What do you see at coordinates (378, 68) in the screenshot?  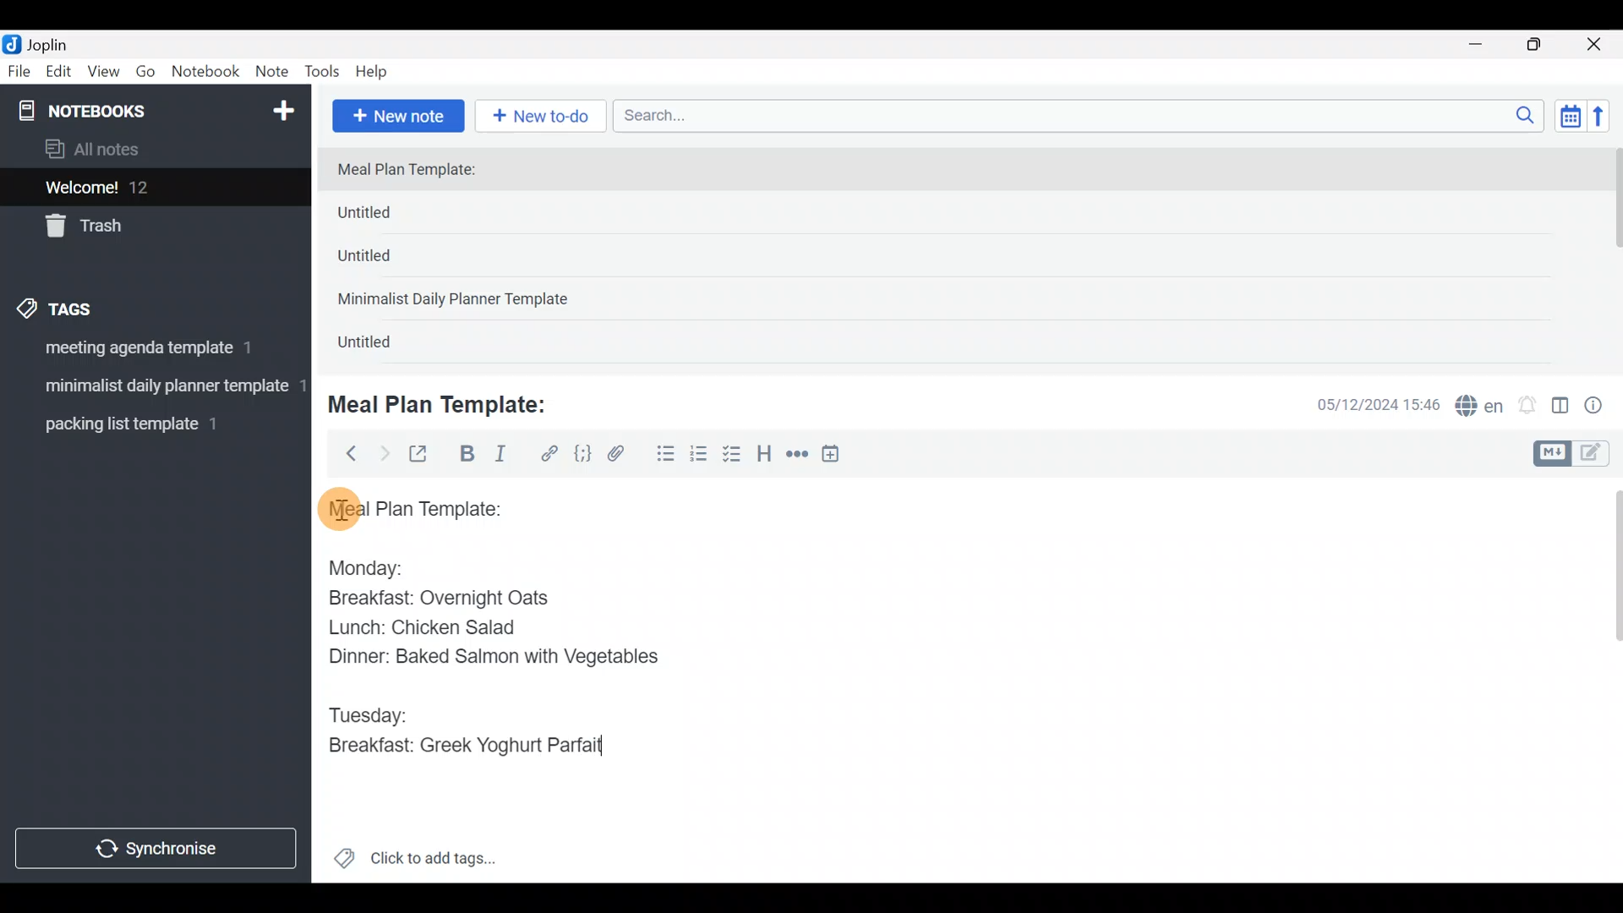 I see `Help` at bounding box center [378, 68].